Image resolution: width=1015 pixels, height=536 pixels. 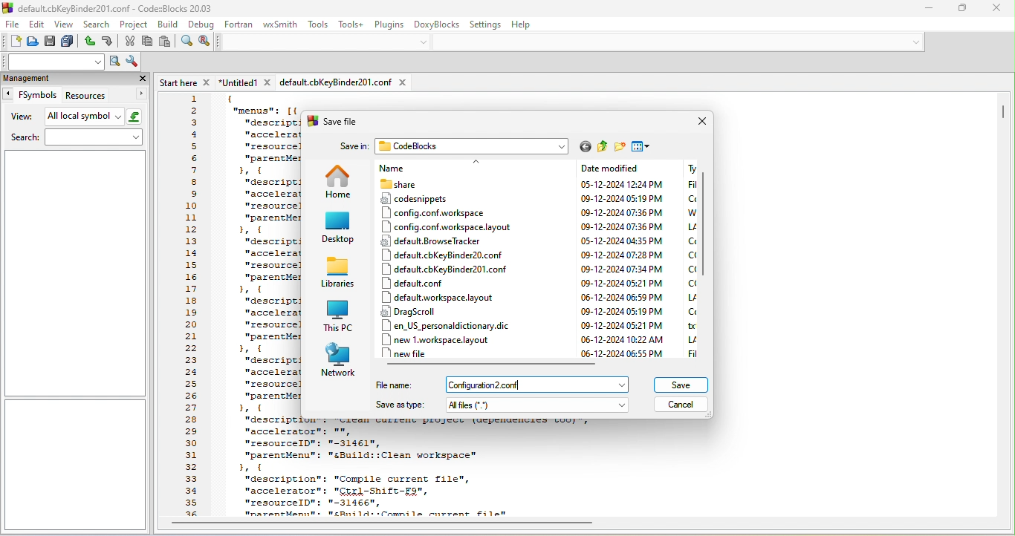 What do you see at coordinates (996, 10) in the screenshot?
I see `close` at bounding box center [996, 10].